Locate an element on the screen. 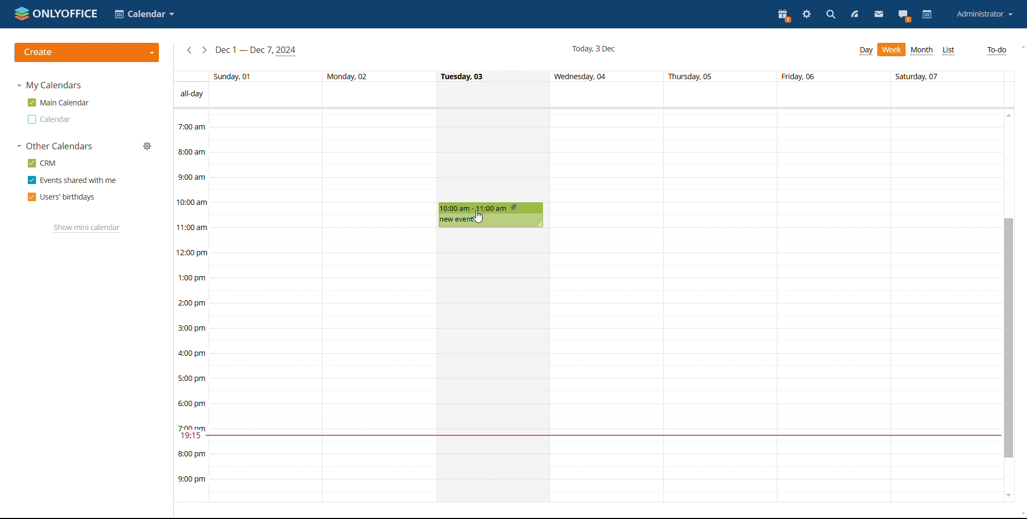 The width and height of the screenshot is (1027, 519). Today, 3 Dec is located at coordinates (593, 48).